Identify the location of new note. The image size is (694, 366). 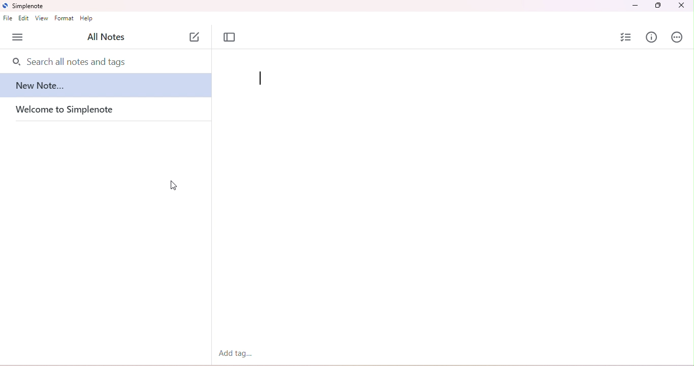
(195, 37).